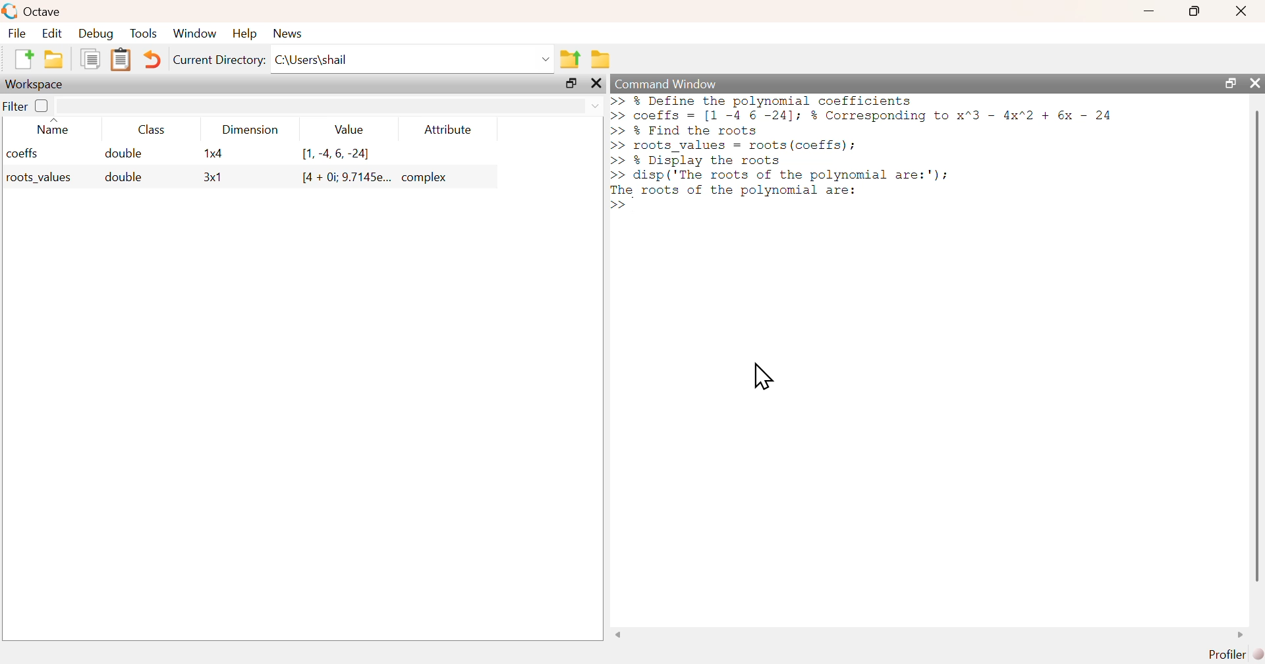  I want to click on Command Window, so click(666, 84).